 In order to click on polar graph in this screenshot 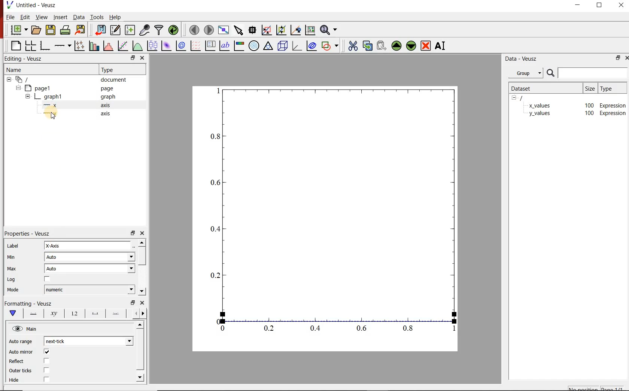, I will do `click(254, 46)`.